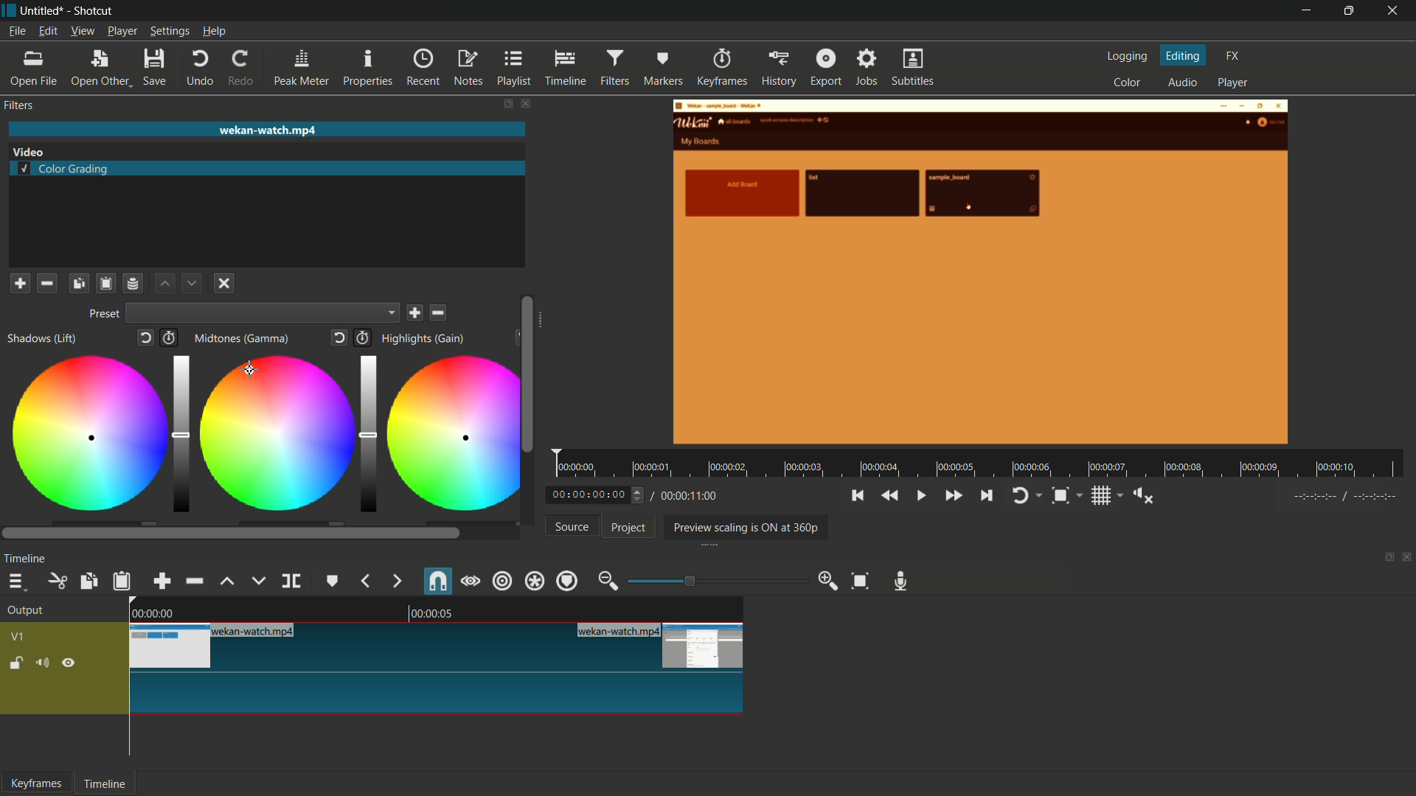  What do you see at coordinates (515, 69) in the screenshot?
I see `playlist` at bounding box center [515, 69].